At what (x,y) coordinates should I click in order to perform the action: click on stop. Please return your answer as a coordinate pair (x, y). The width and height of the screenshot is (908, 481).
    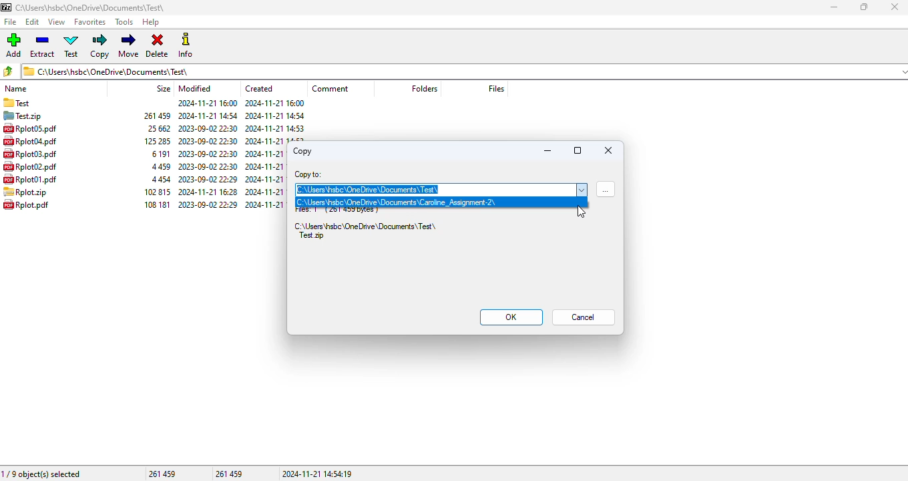
    Looking at the image, I should click on (608, 149).